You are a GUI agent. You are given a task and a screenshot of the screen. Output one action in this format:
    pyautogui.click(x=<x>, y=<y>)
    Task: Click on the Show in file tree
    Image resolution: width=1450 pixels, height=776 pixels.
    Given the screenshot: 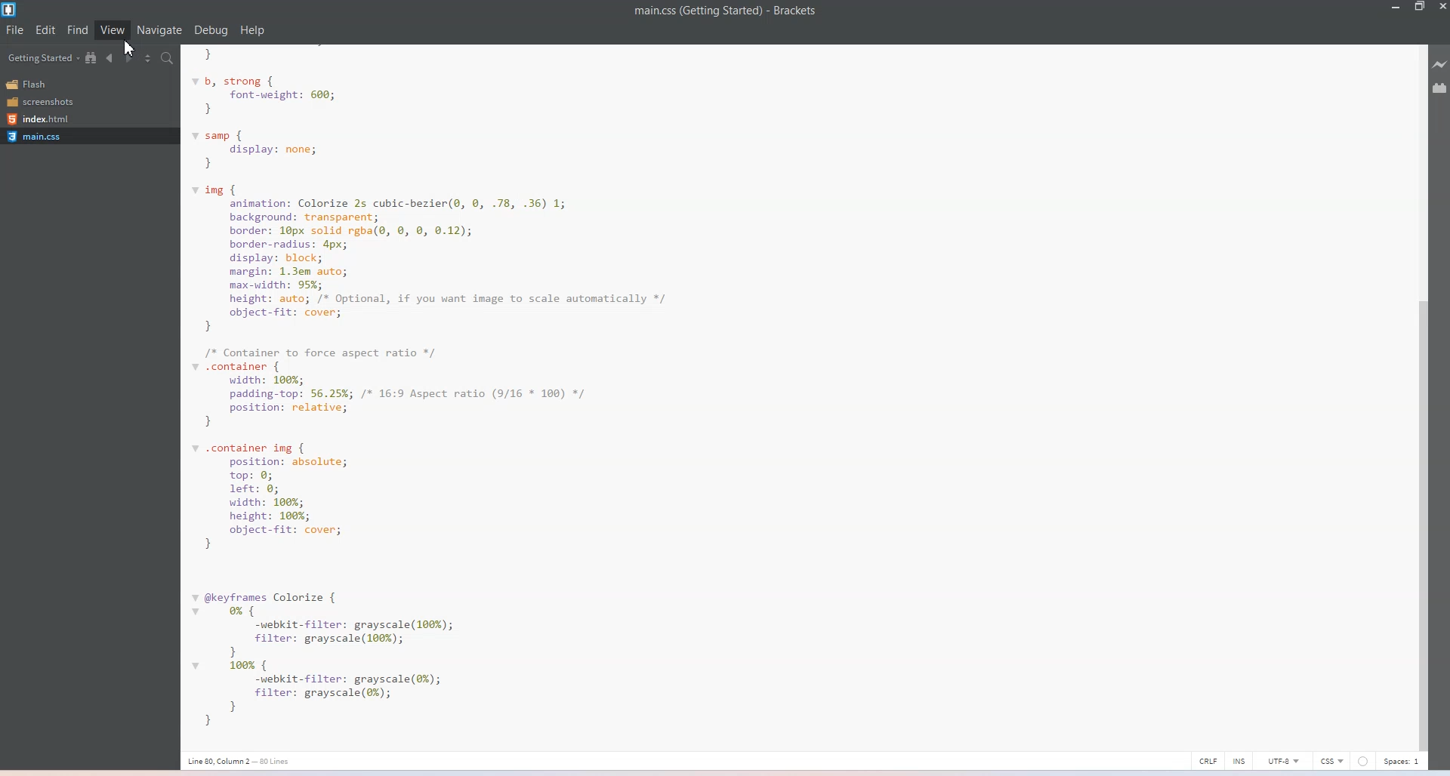 What is the action you would take?
    pyautogui.click(x=91, y=57)
    